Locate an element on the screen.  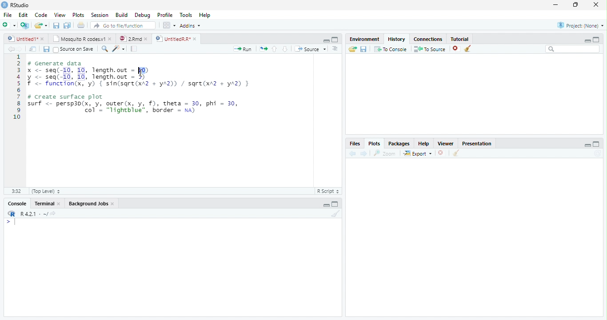
Remove the selected history entries is located at coordinates (456, 49).